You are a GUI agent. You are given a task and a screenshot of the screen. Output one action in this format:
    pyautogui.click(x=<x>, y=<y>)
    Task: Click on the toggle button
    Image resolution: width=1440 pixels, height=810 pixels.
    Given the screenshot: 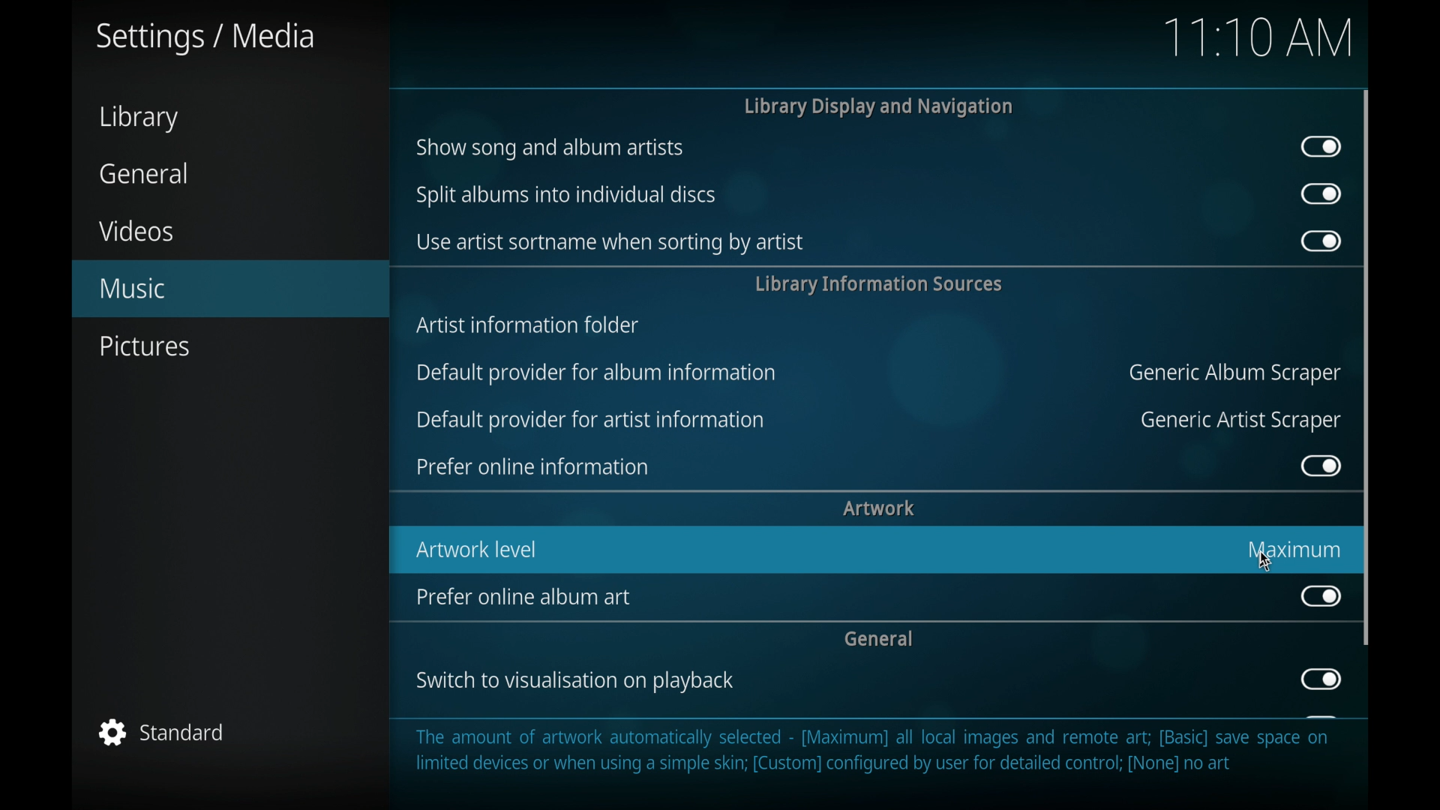 What is the action you would take?
    pyautogui.click(x=1320, y=679)
    